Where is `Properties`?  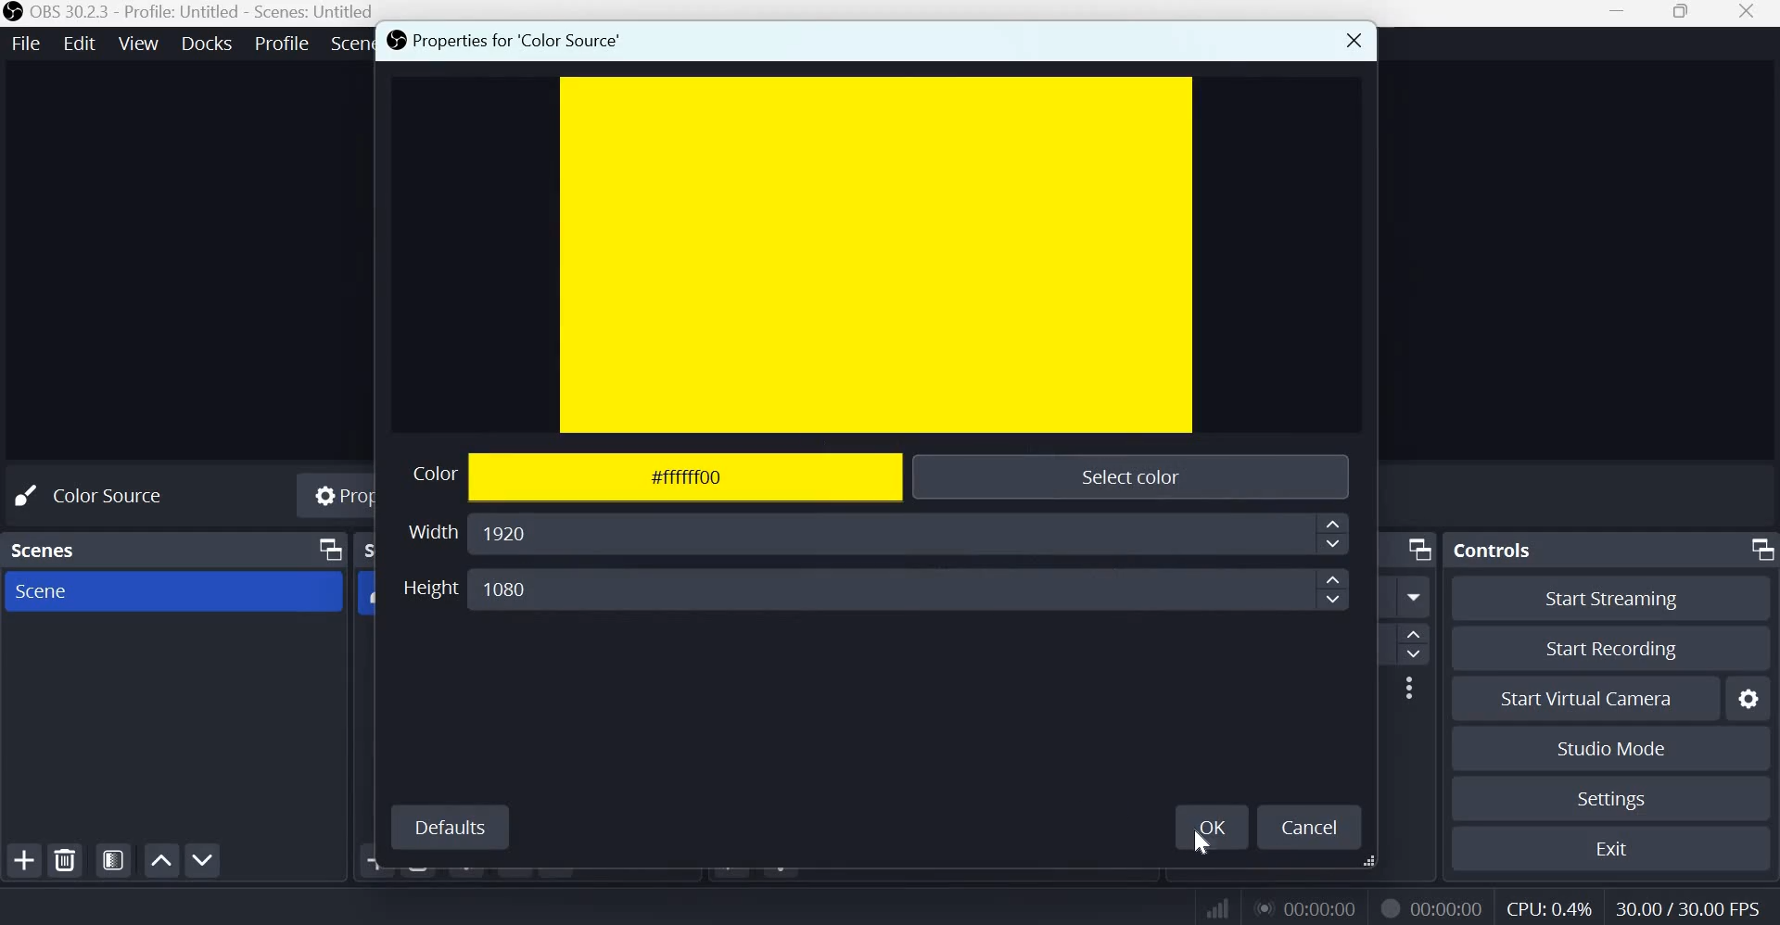 Properties is located at coordinates (338, 498).